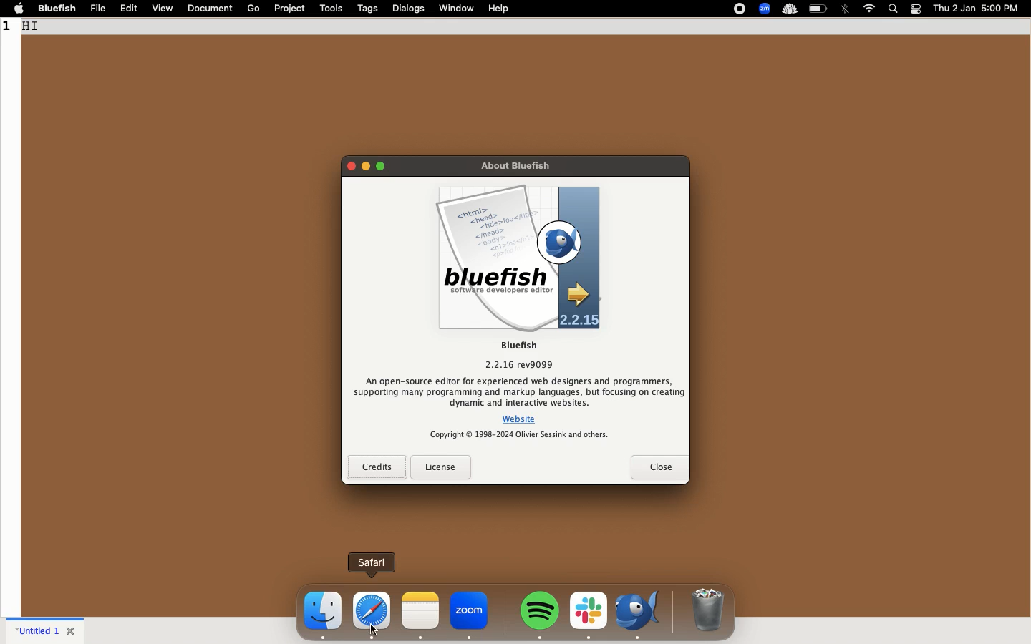 The image size is (1031, 644). Describe the element at coordinates (10, 34) in the screenshot. I see `line number` at that location.